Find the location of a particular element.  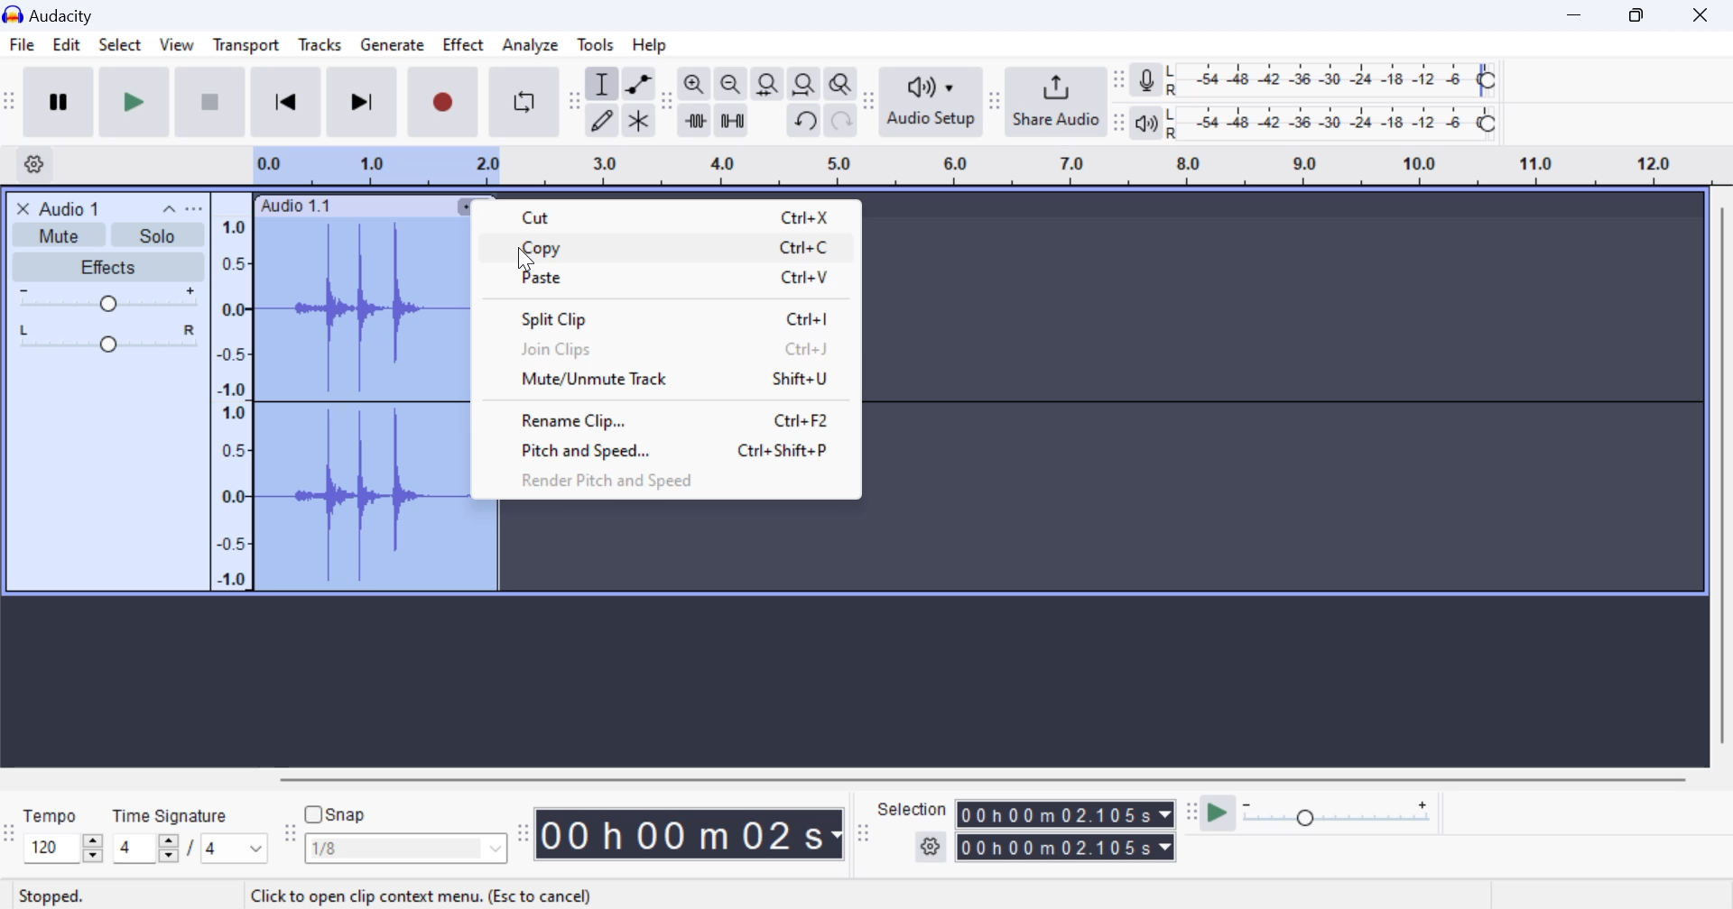

Split Clip is located at coordinates (661, 317).